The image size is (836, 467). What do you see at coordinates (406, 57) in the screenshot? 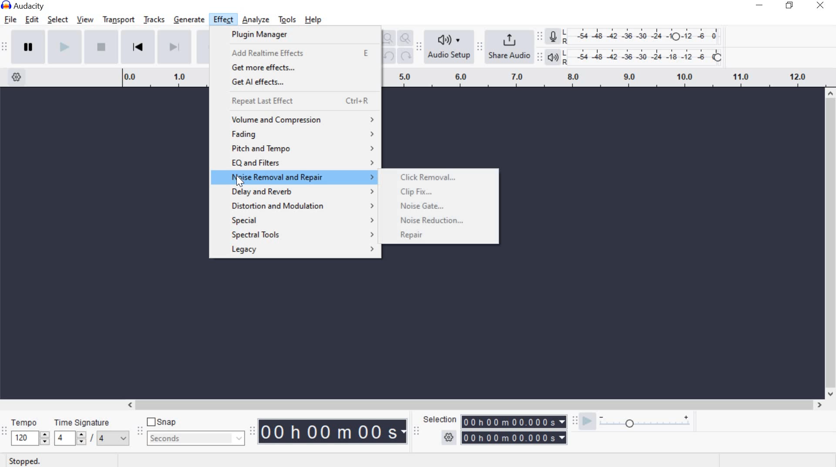
I see `Redo` at bounding box center [406, 57].